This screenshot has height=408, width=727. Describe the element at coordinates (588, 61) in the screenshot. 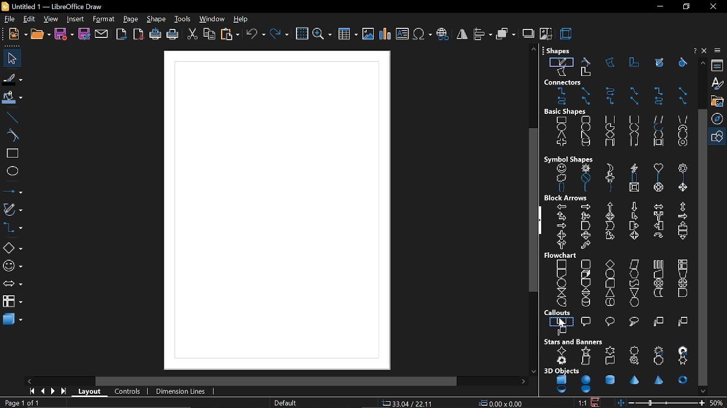

I see `curve` at that location.